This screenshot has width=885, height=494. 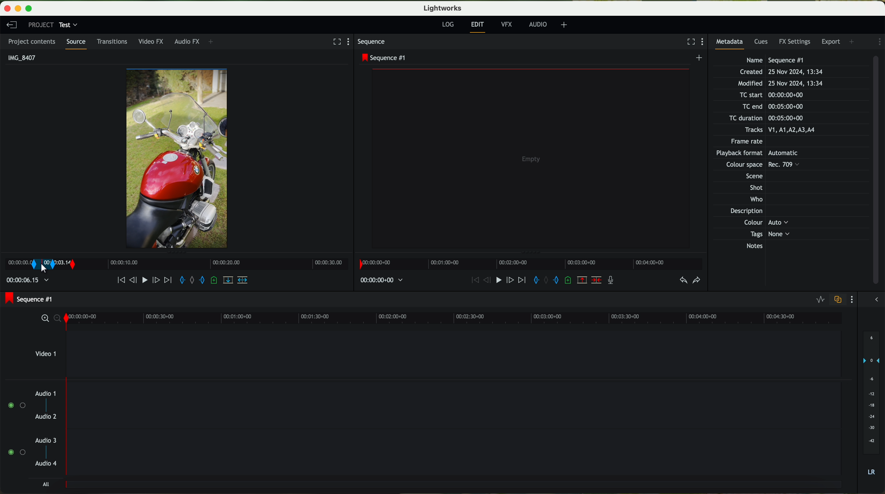 I want to click on add an in mark, so click(x=533, y=280).